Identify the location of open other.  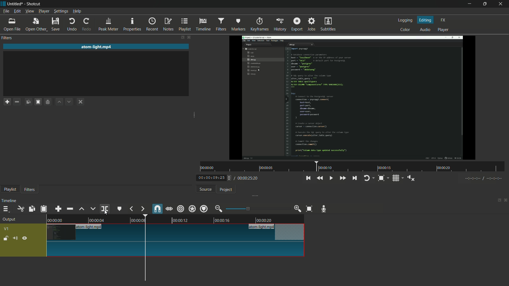
(36, 25).